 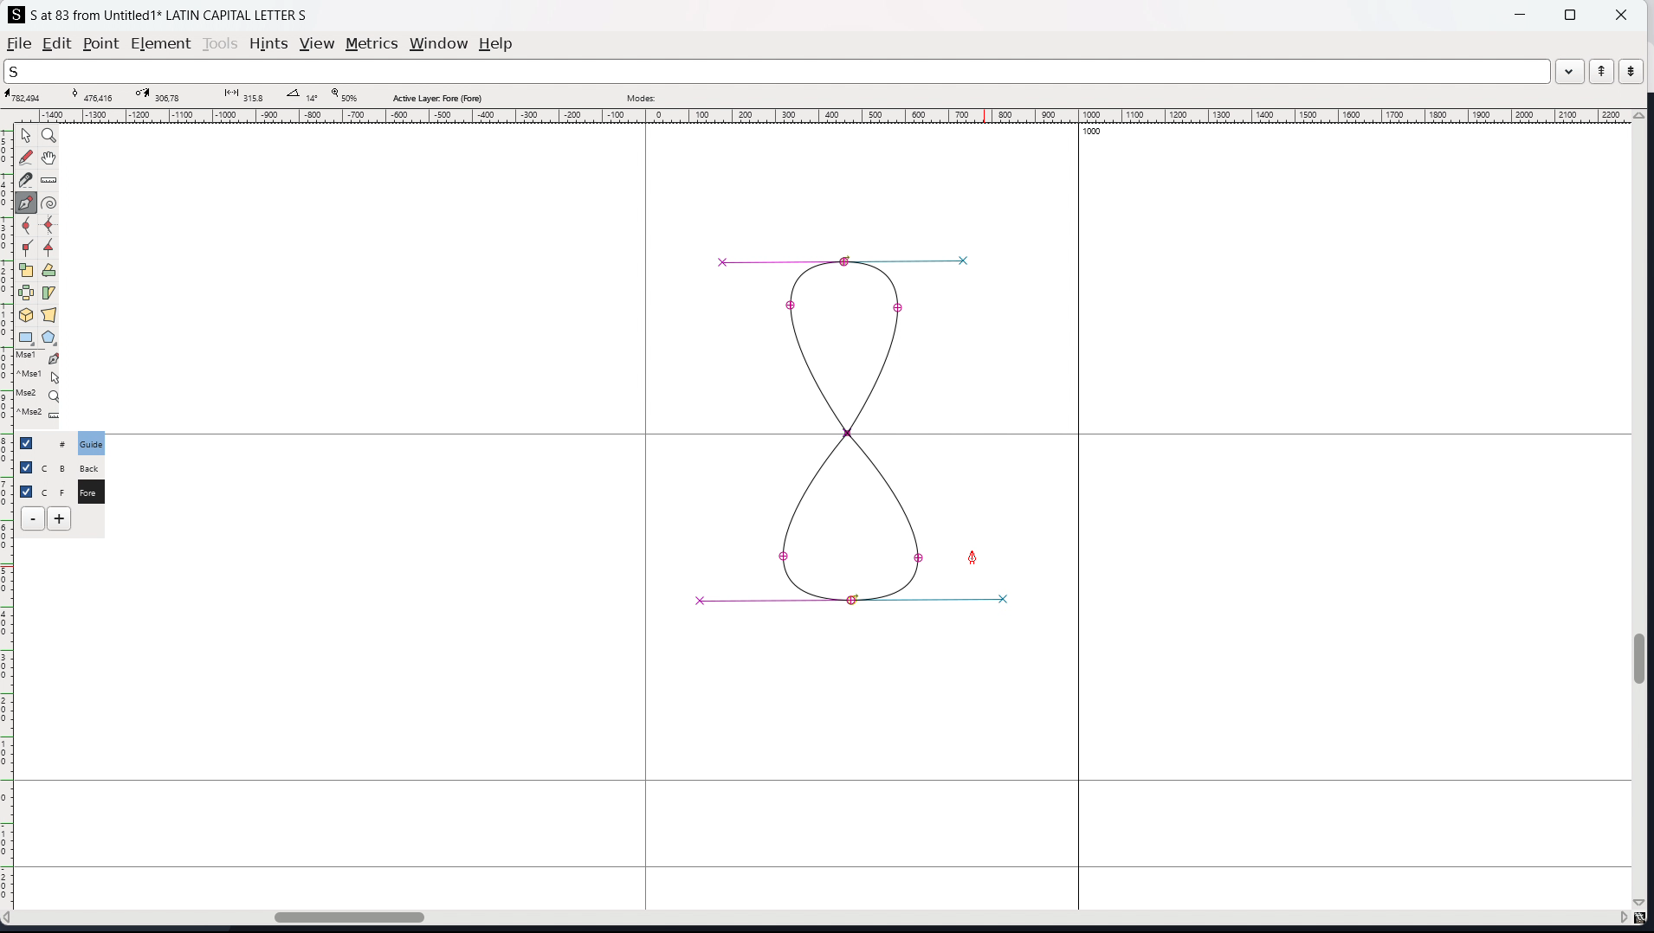 What do you see at coordinates (222, 43) in the screenshot?
I see `tools` at bounding box center [222, 43].